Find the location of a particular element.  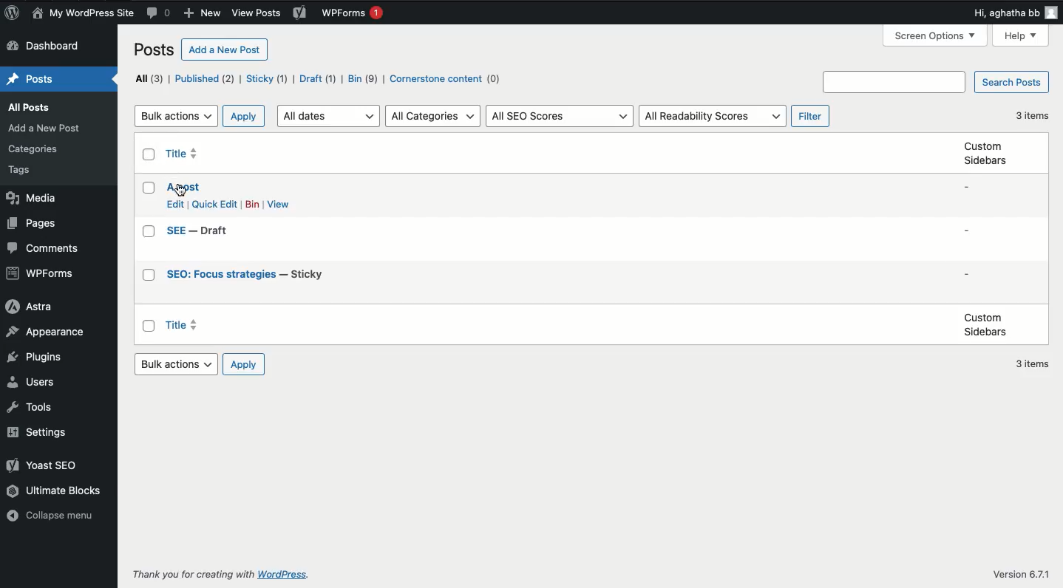

Quick edit is located at coordinates (213, 205).